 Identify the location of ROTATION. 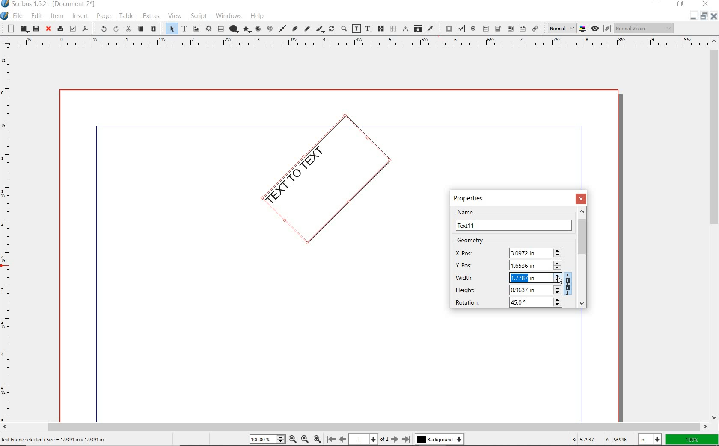
(506, 303).